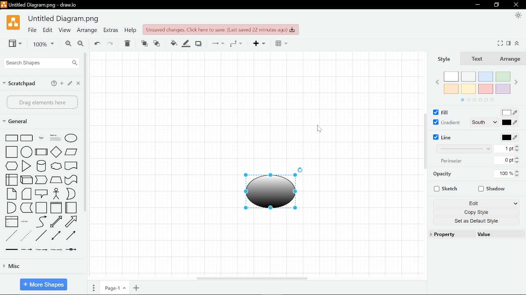 This screenshot has height=295, width=526. Describe the element at coordinates (65, 30) in the screenshot. I see `View` at that location.